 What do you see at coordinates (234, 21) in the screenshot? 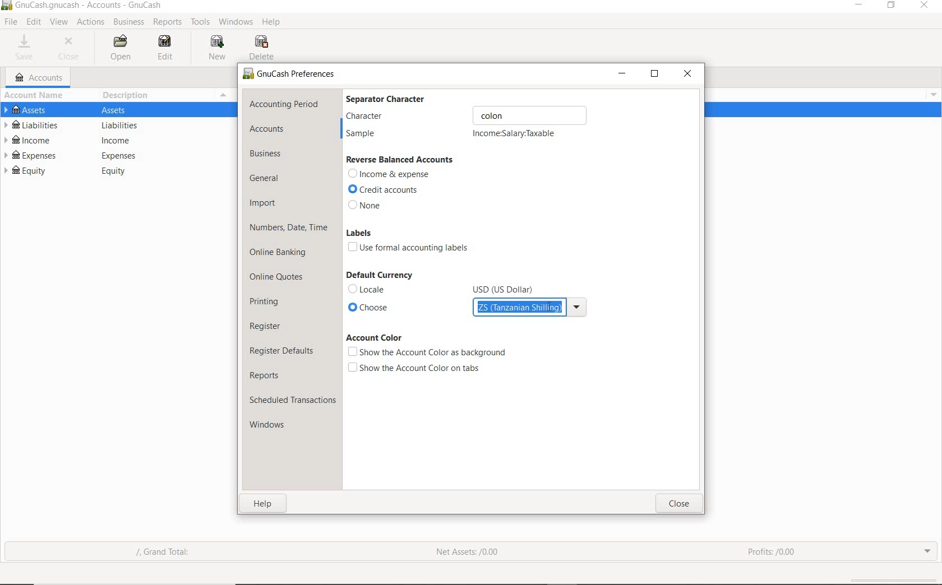
I see `WINDOWS` at bounding box center [234, 21].